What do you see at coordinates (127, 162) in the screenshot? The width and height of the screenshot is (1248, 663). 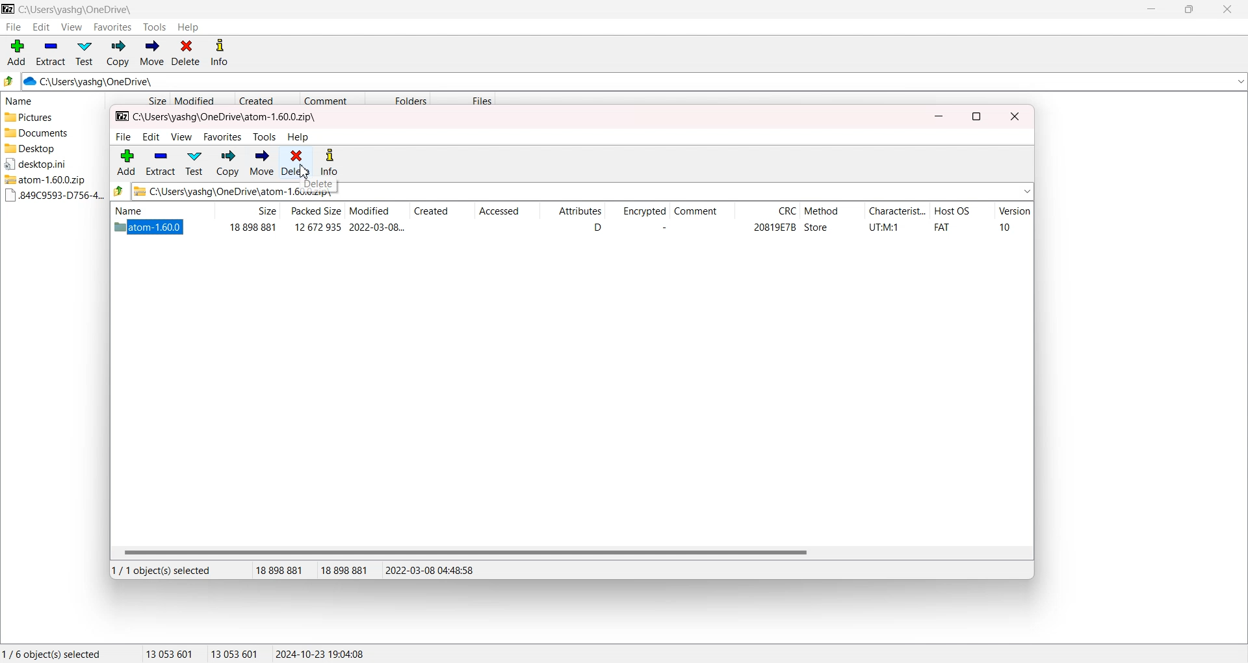 I see `add` at bounding box center [127, 162].